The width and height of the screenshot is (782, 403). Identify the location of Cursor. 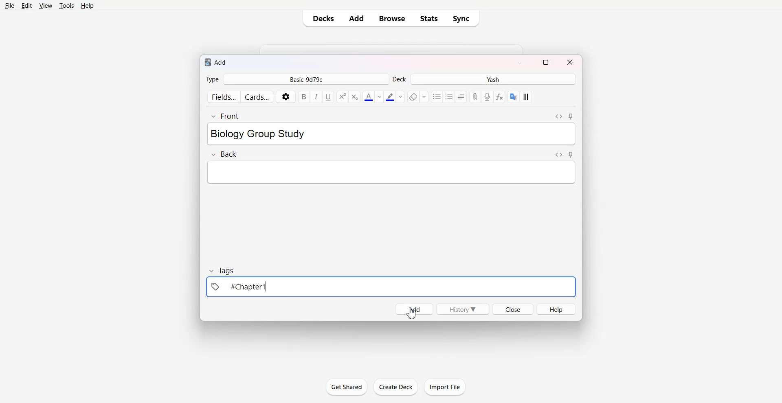
(411, 313).